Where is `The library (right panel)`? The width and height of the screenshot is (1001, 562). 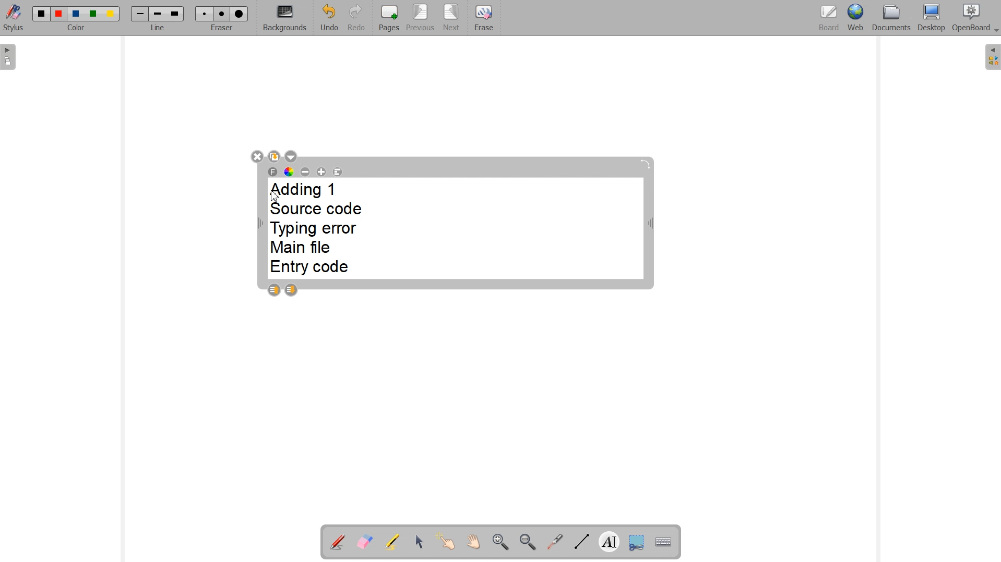
The library (right panel) is located at coordinates (992, 57).